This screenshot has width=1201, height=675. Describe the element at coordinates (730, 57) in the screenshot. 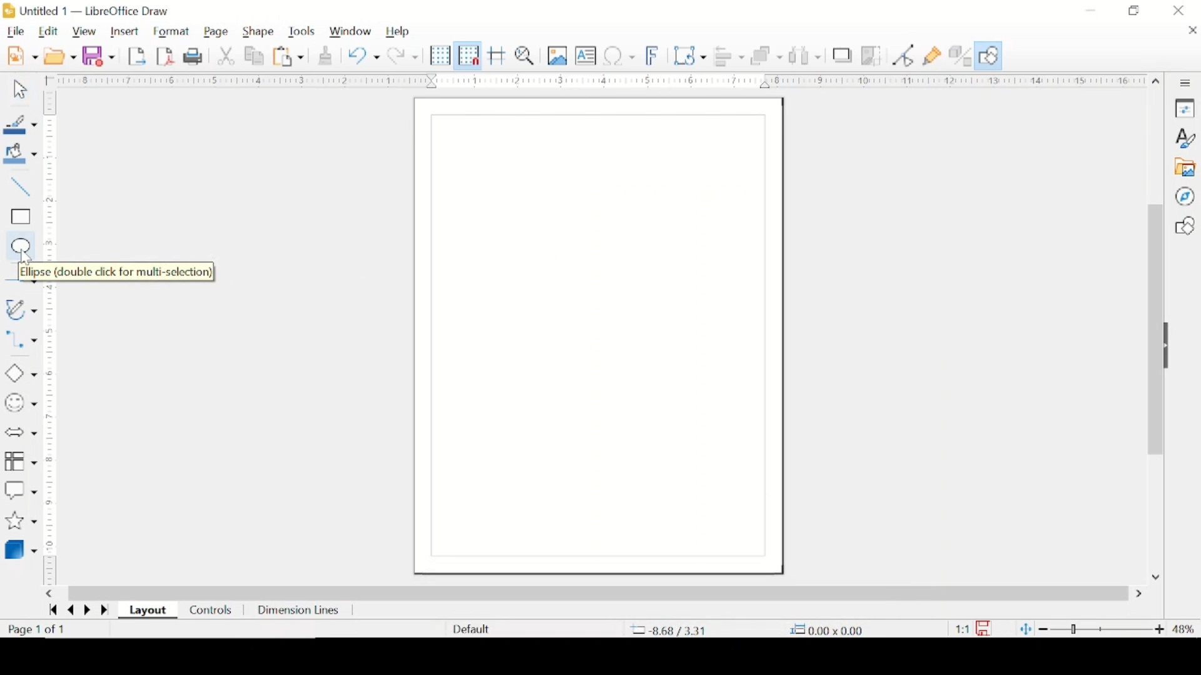

I see `align objects` at that location.